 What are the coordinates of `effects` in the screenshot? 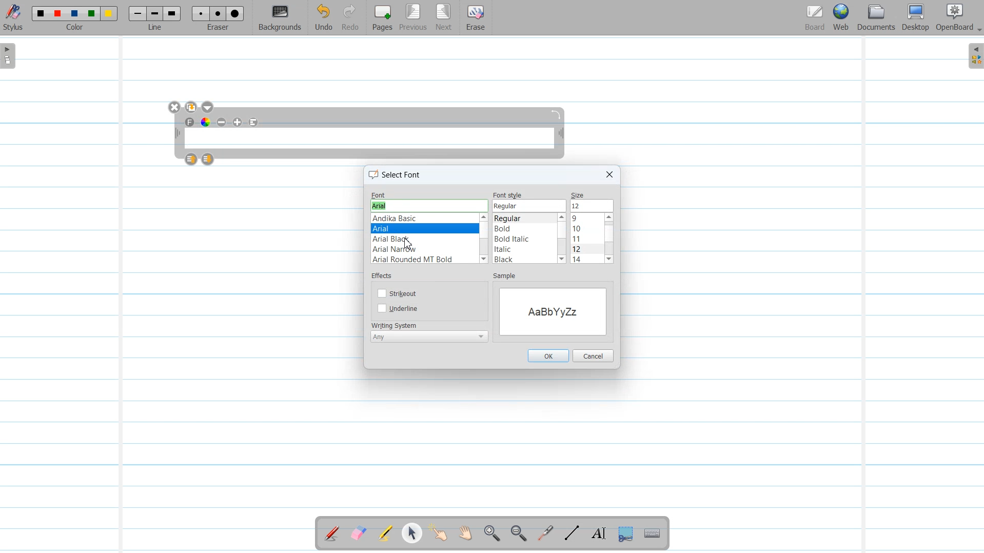 It's located at (384, 276).